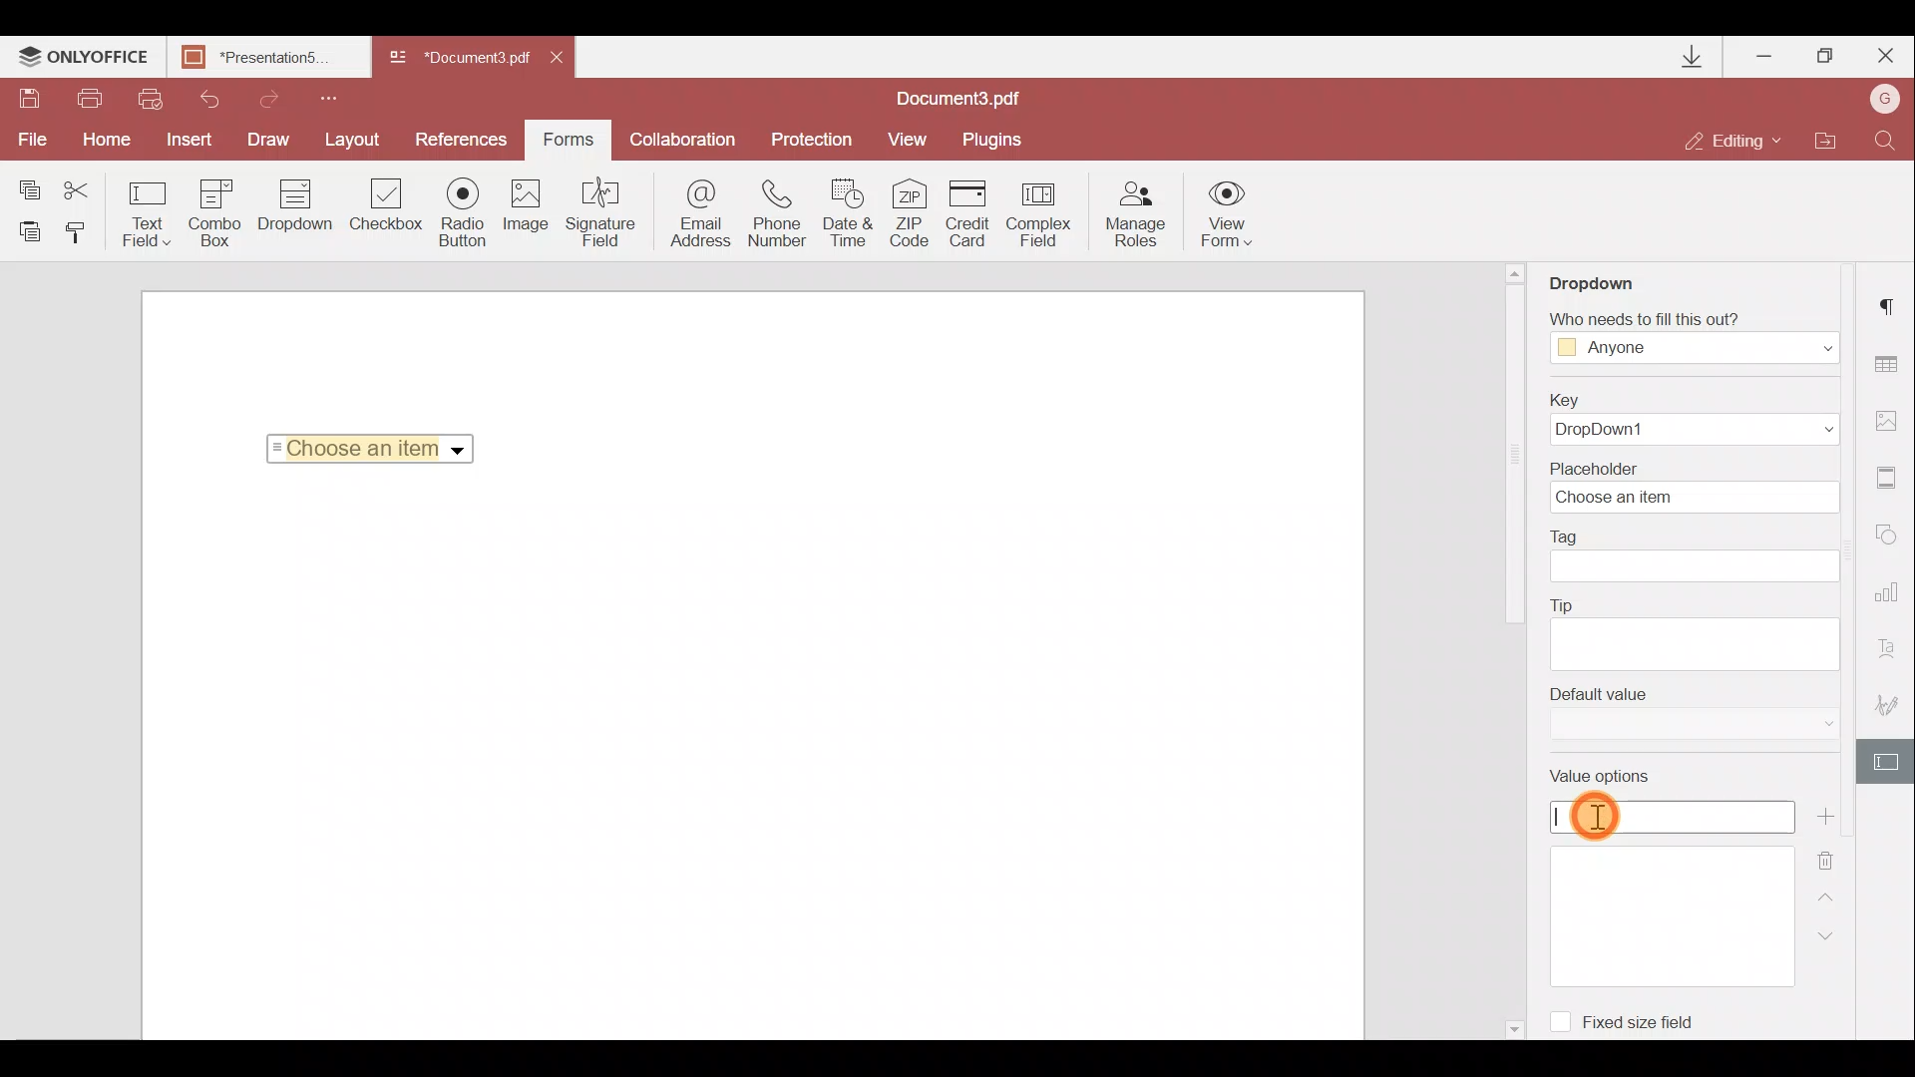  What do you see at coordinates (354, 137) in the screenshot?
I see `Layout` at bounding box center [354, 137].